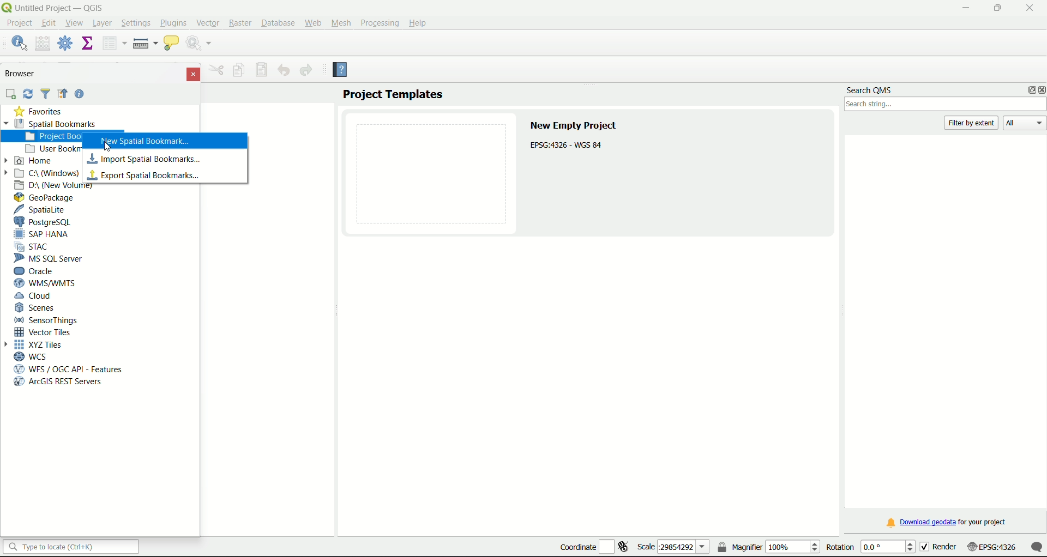 The height and width of the screenshot is (557, 1047). What do you see at coordinates (42, 210) in the screenshot?
I see `SpatiaLite` at bounding box center [42, 210].